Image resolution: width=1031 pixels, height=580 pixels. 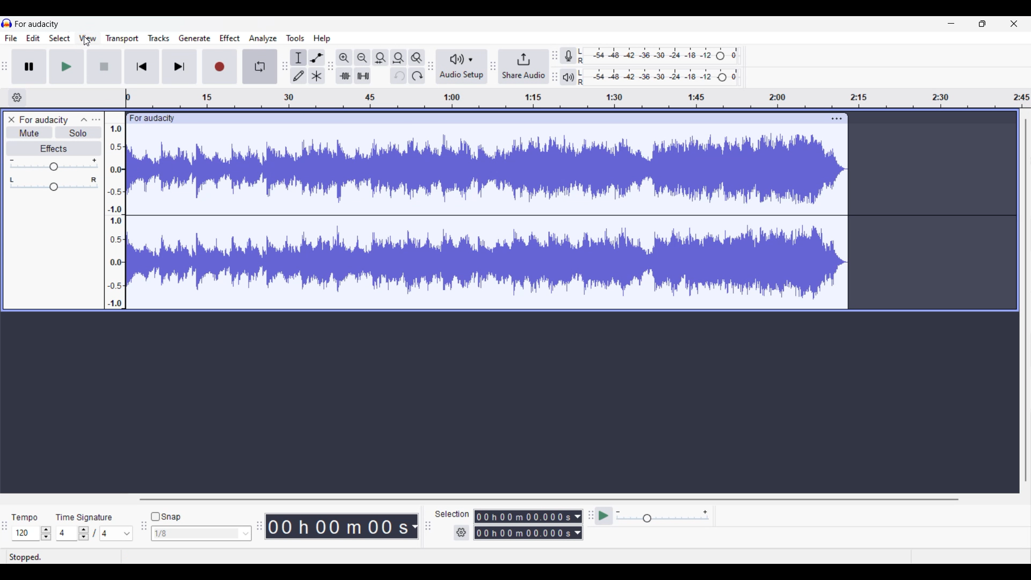 I want to click on Solo, so click(x=78, y=132).